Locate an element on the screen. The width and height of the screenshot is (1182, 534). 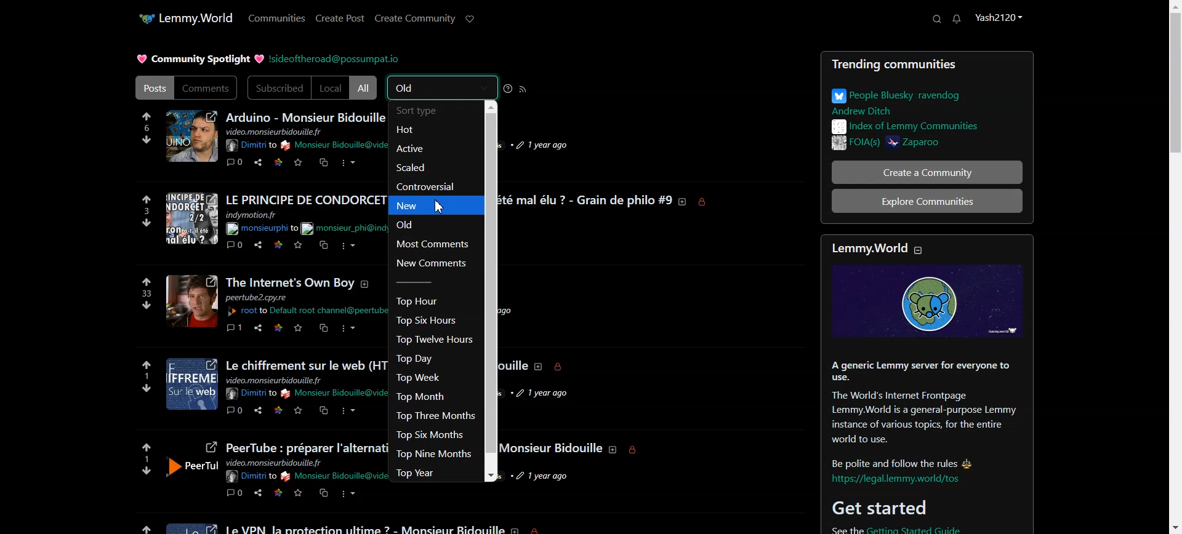
Post is located at coordinates (153, 87).